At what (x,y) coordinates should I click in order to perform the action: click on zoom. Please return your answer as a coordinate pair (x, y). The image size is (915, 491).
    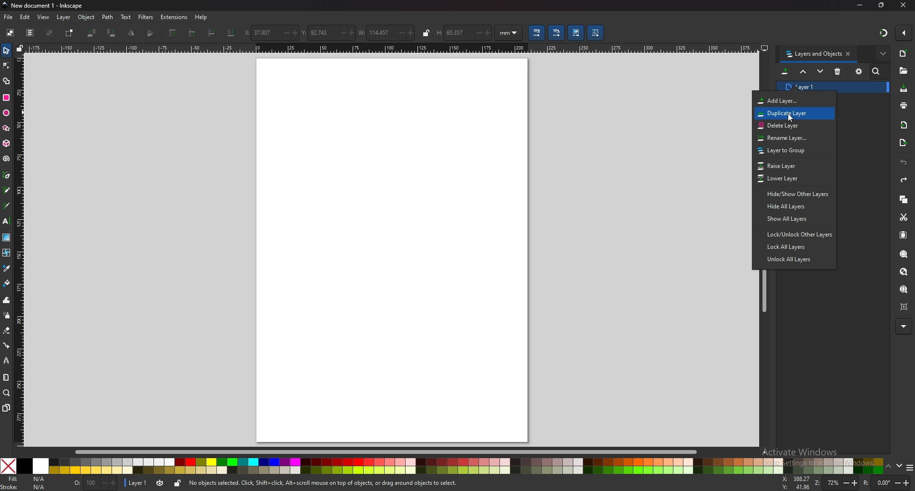
    Looking at the image, I should click on (836, 482).